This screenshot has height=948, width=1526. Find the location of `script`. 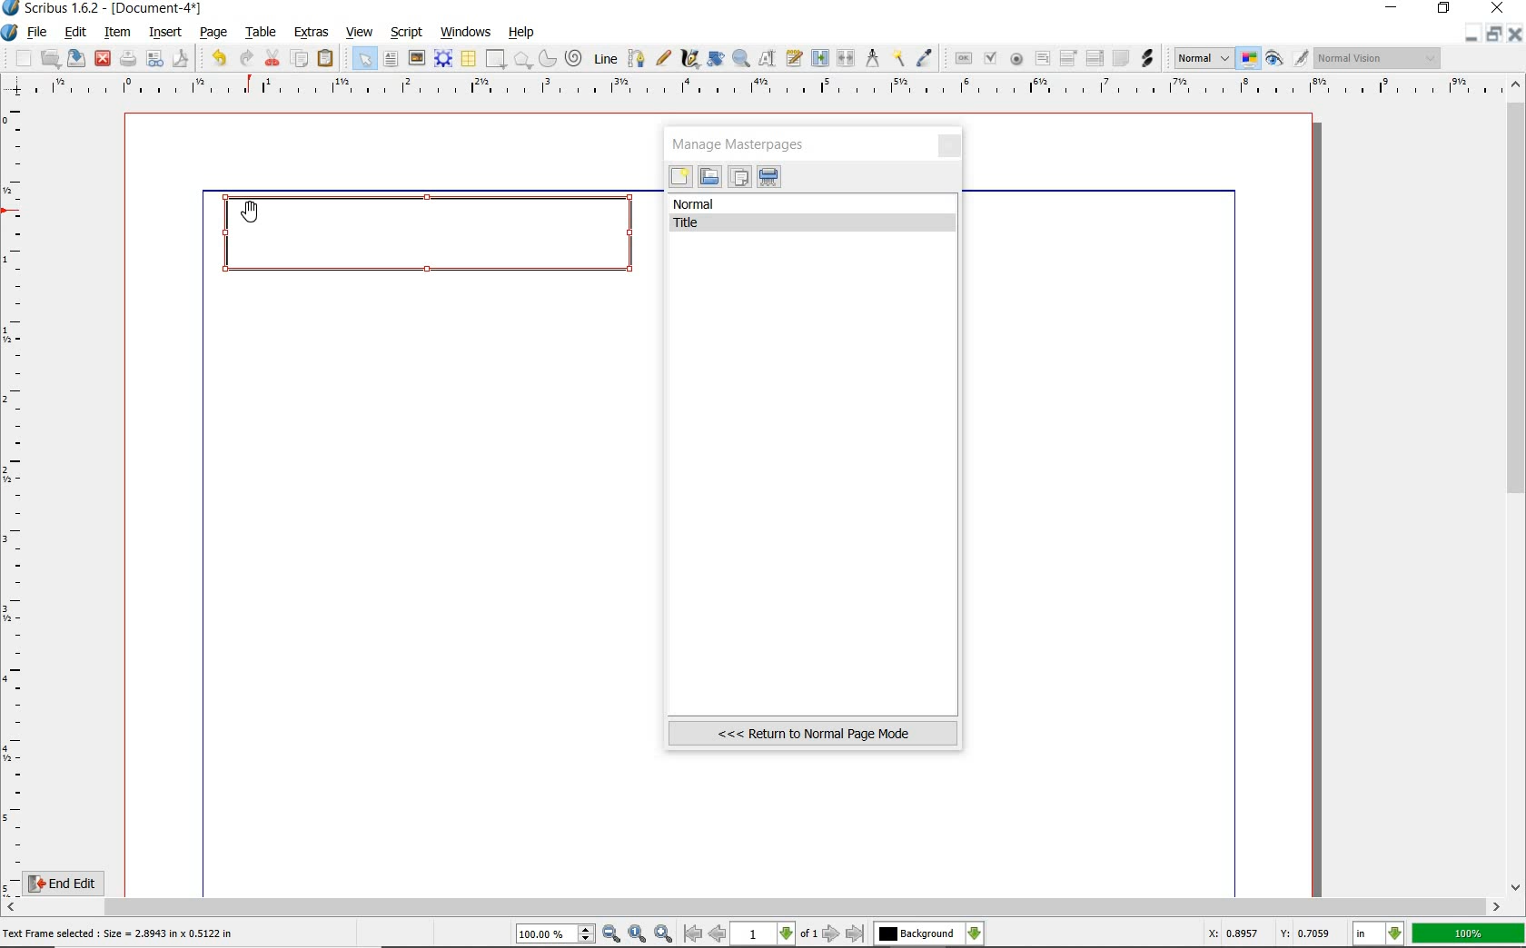

script is located at coordinates (408, 31).